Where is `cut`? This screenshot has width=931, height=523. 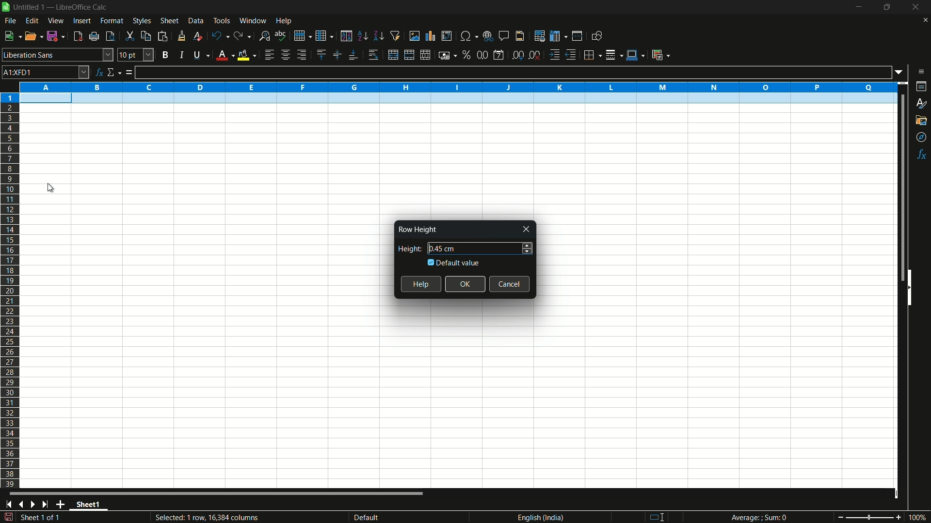 cut is located at coordinates (129, 36).